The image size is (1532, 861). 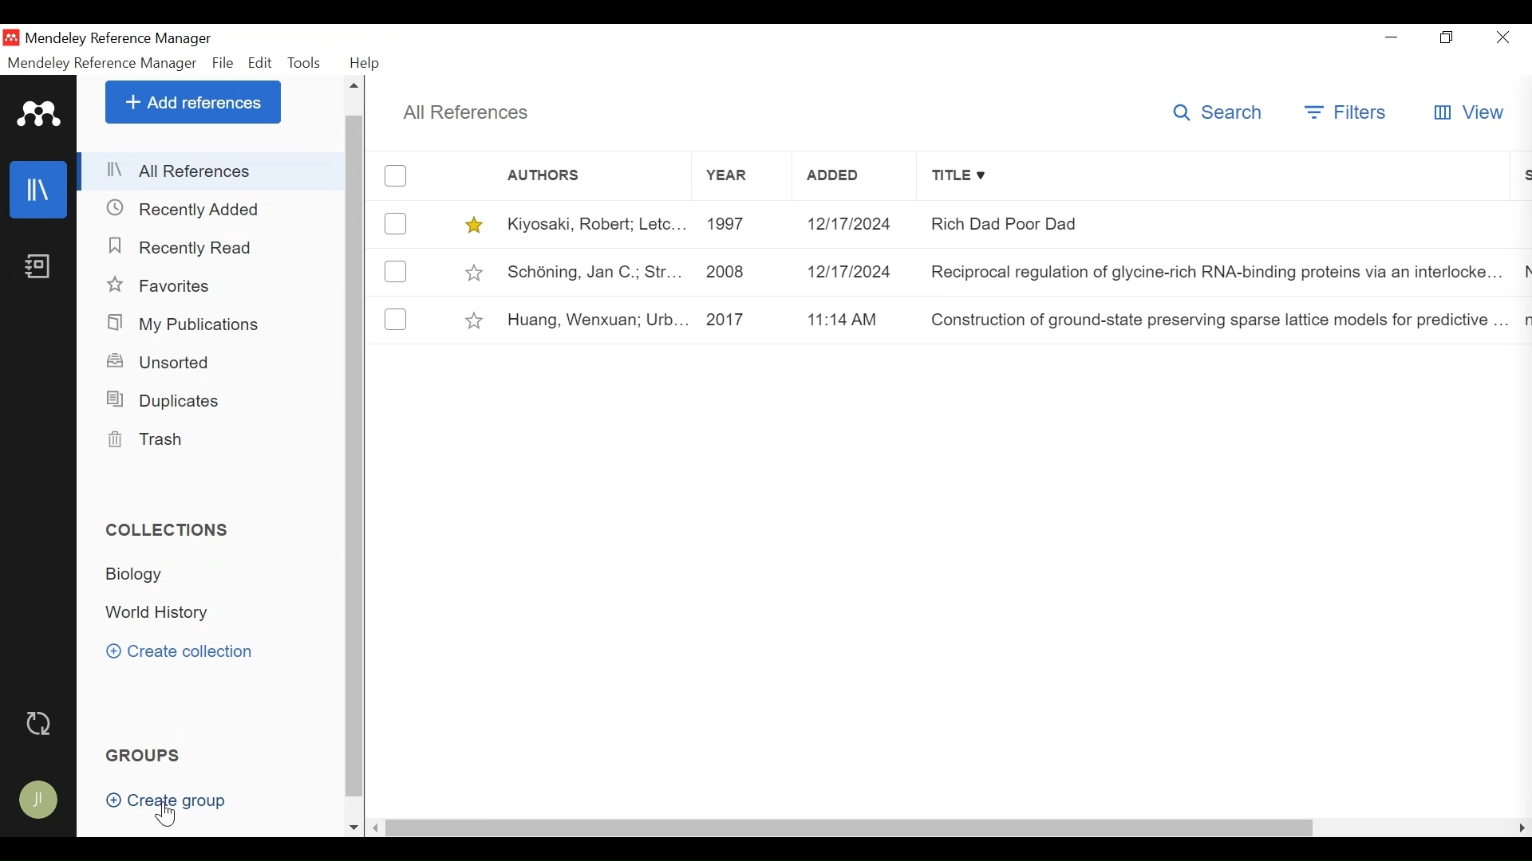 What do you see at coordinates (470, 112) in the screenshot?
I see `All References` at bounding box center [470, 112].